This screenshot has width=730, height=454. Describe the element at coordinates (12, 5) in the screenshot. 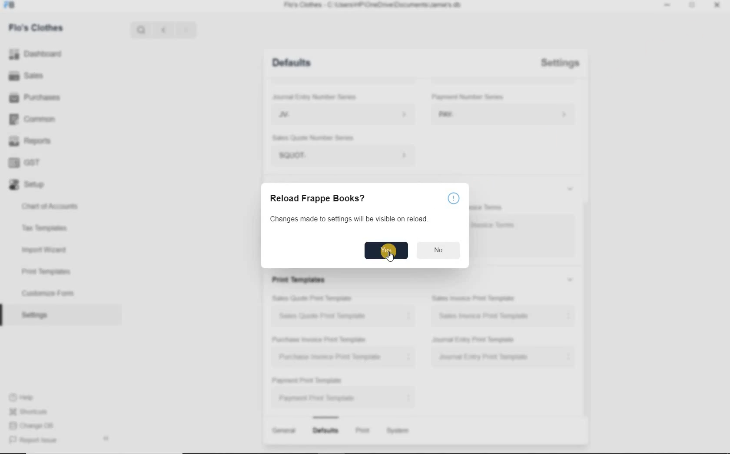

I see `FB logo` at that location.